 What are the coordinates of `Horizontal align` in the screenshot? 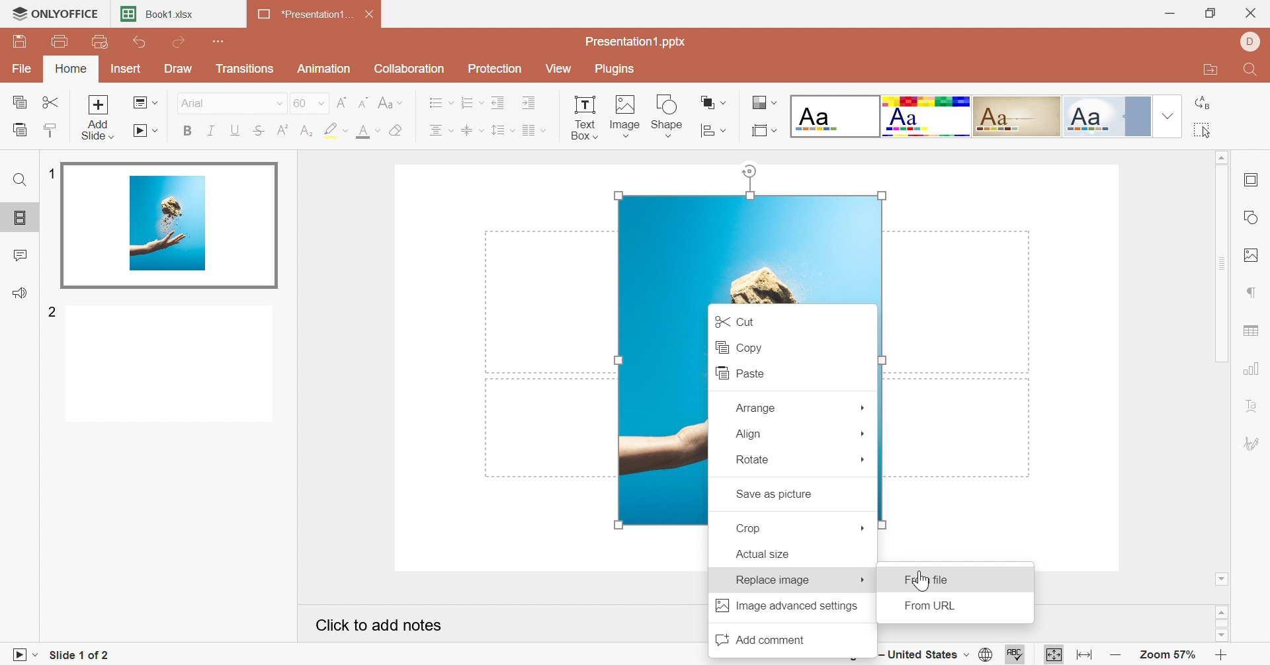 It's located at (441, 130).